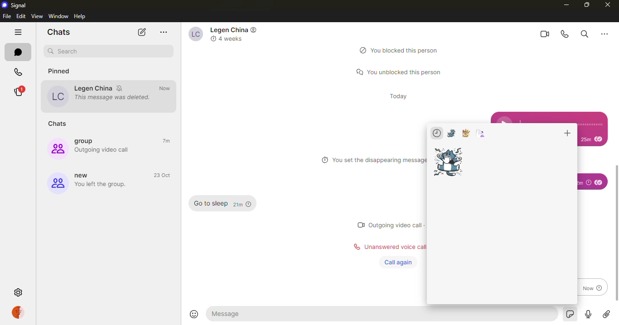 The image size is (619, 325). What do you see at coordinates (565, 34) in the screenshot?
I see `voice call` at bounding box center [565, 34].